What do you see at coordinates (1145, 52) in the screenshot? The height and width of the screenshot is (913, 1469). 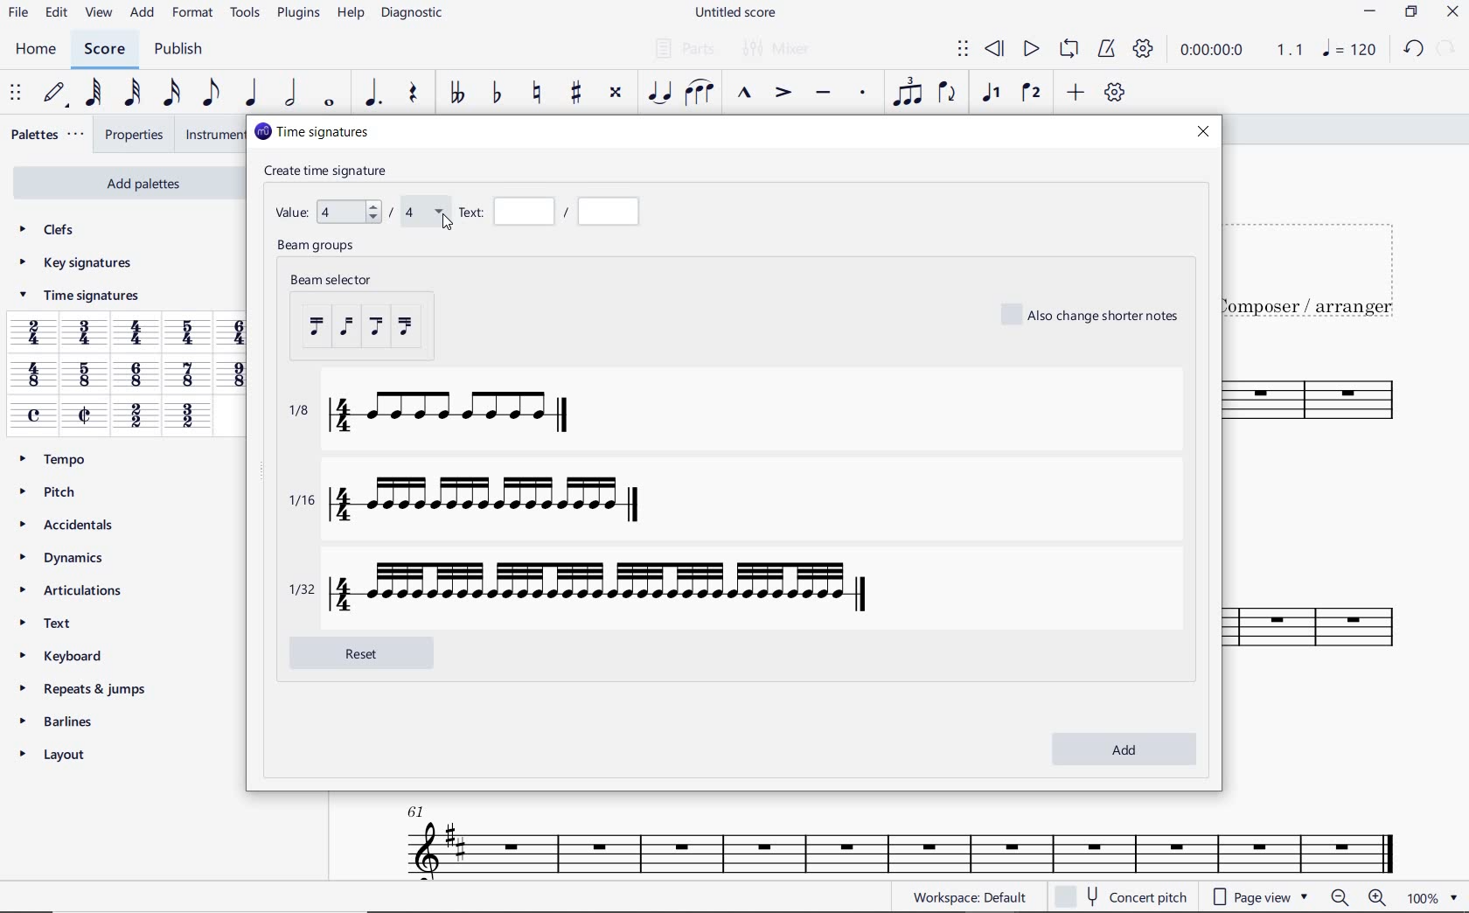 I see `PLAYBACK SETTINGS` at bounding box center [1145, 52].